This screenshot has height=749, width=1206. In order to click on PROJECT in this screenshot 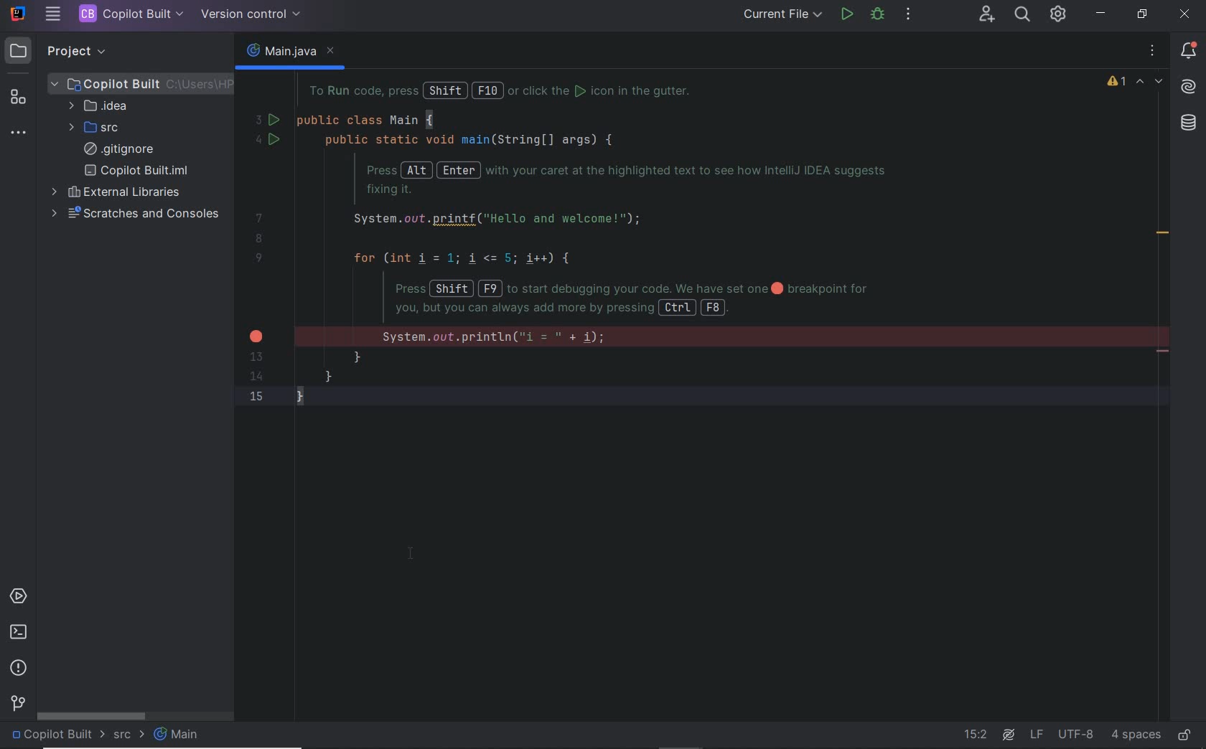, I will do `click(64, 50)`.